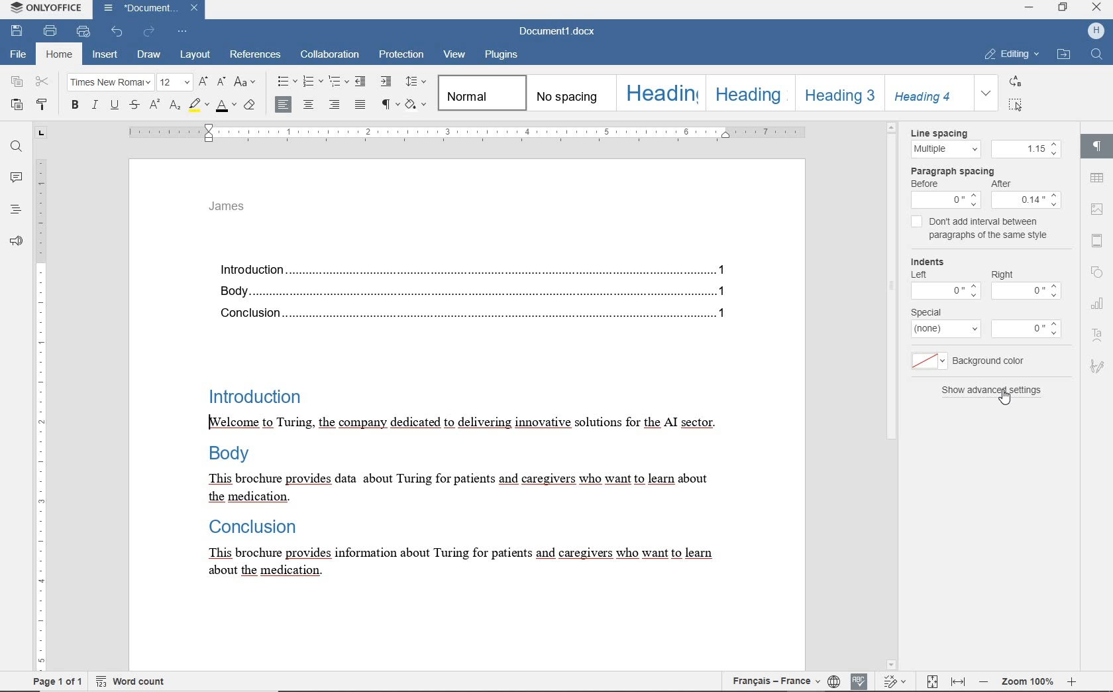  Describe the element at coordinates (20, 56) in the screenshot. I see `file` at that location.